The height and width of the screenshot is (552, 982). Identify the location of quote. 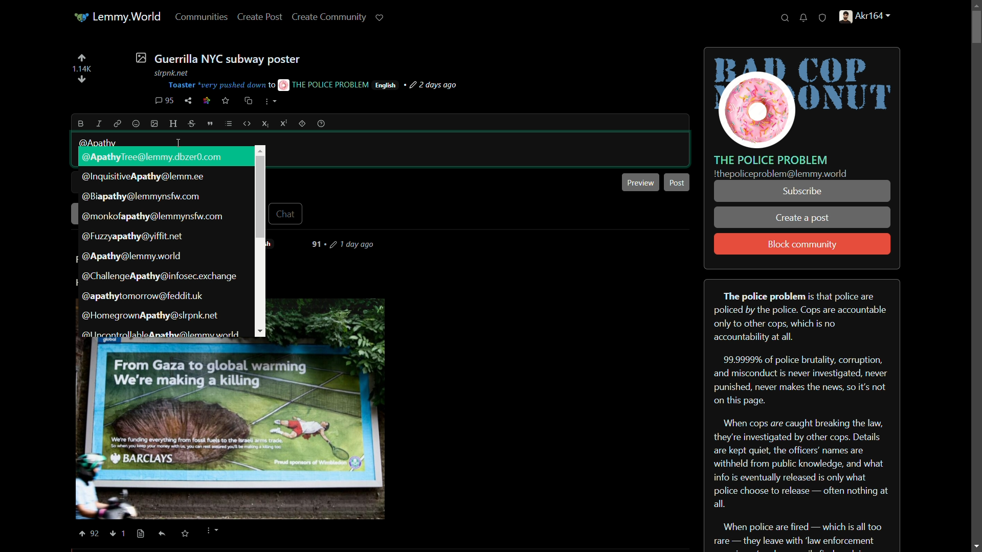
(211, 124).